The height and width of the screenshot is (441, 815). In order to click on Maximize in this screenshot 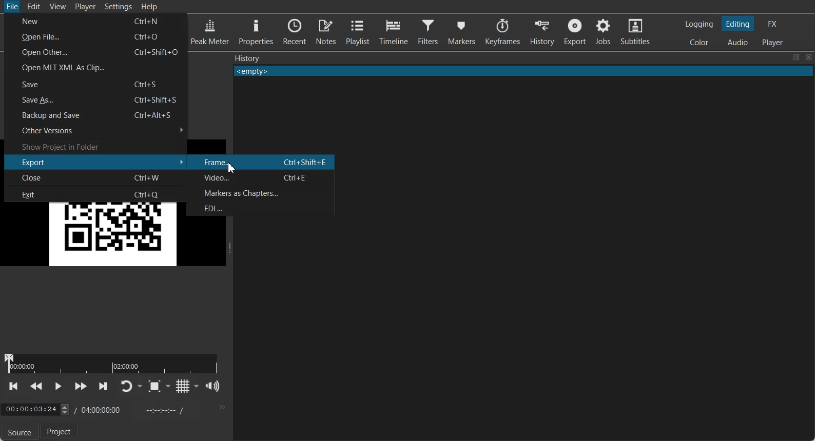, I will do `click(796, 57)`.